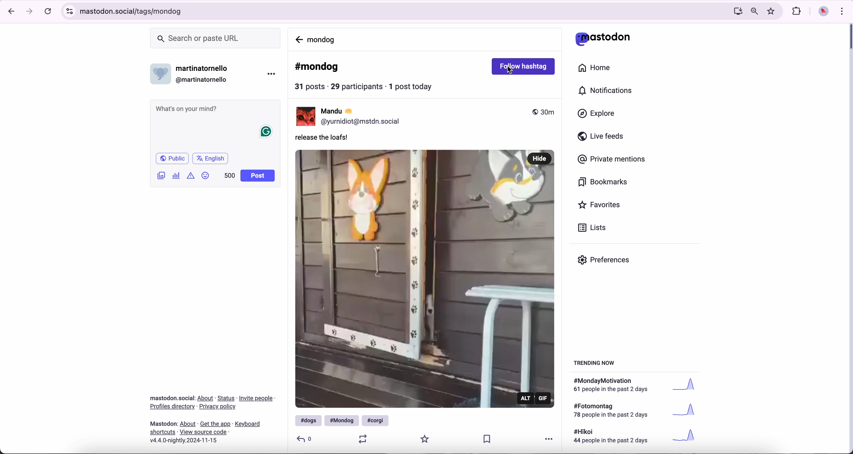 Image resolution: width=853 pixels, height=454 pixels. I want to click on notifications, so click(608, 91).